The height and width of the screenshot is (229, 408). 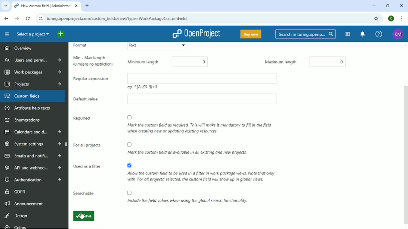 What do you see at coordinates (47, 6) in the screenshot?
I see `New custom field | Administration` at bounding box center [47, 6].